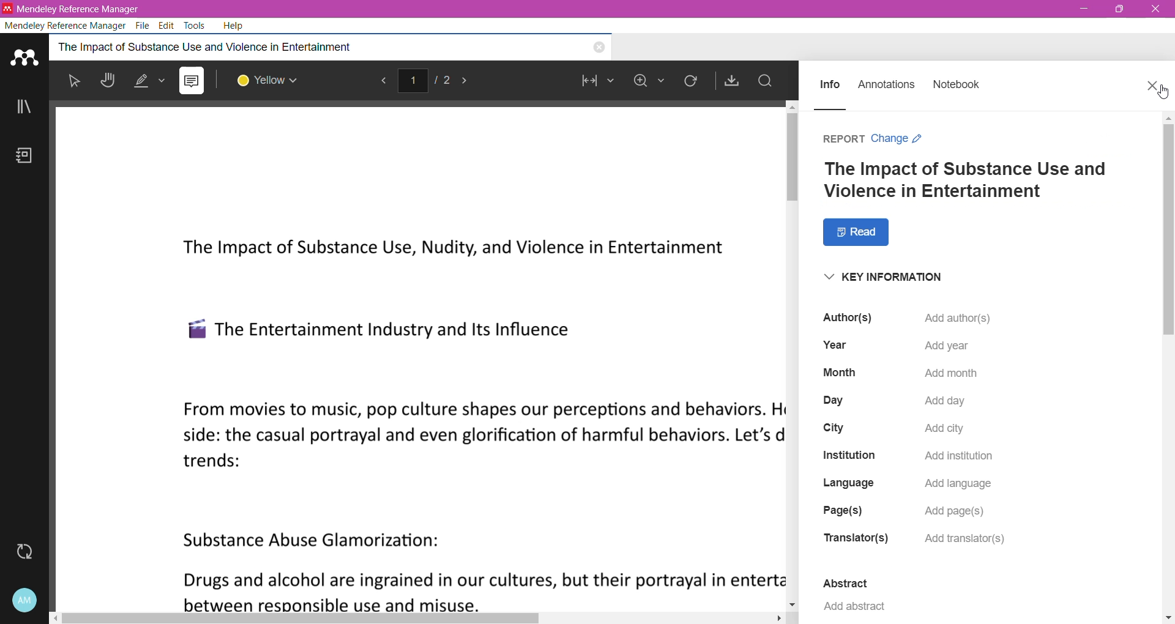  Describe the element at coordinates (691, 82) in the screenshot. I see `Rotate Current Page` at that location.